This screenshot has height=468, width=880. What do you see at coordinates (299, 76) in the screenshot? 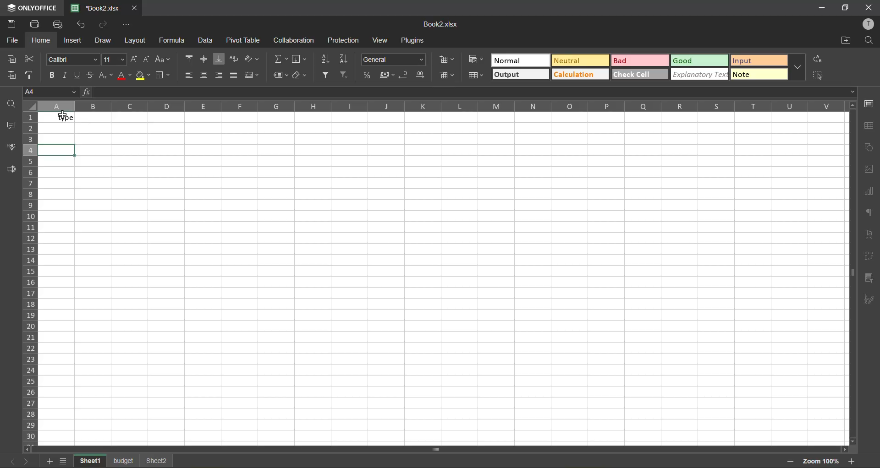
I see `clear` at bounding box center [299, 76].